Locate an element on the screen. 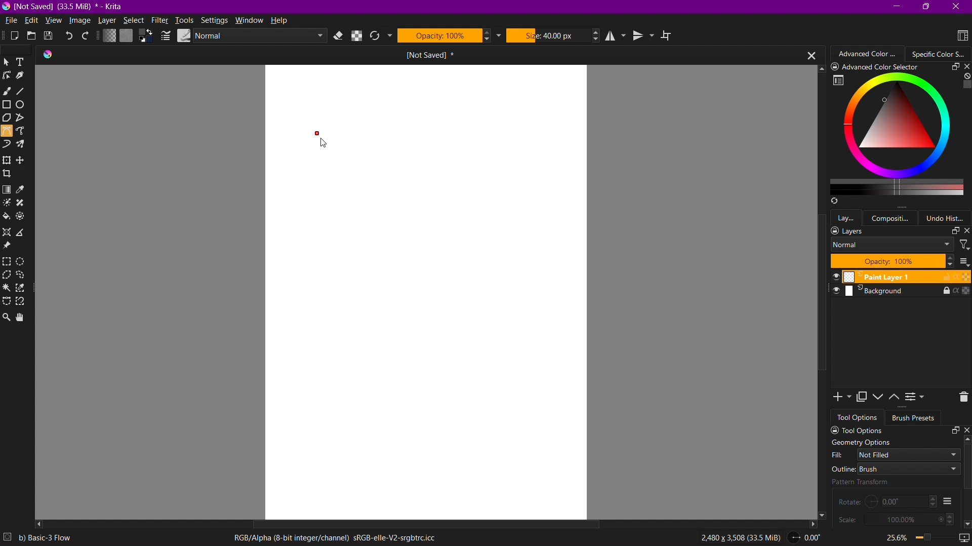 The image size is (972, 546). Move Layer or Mask Up is located at coordinates (896, 397).